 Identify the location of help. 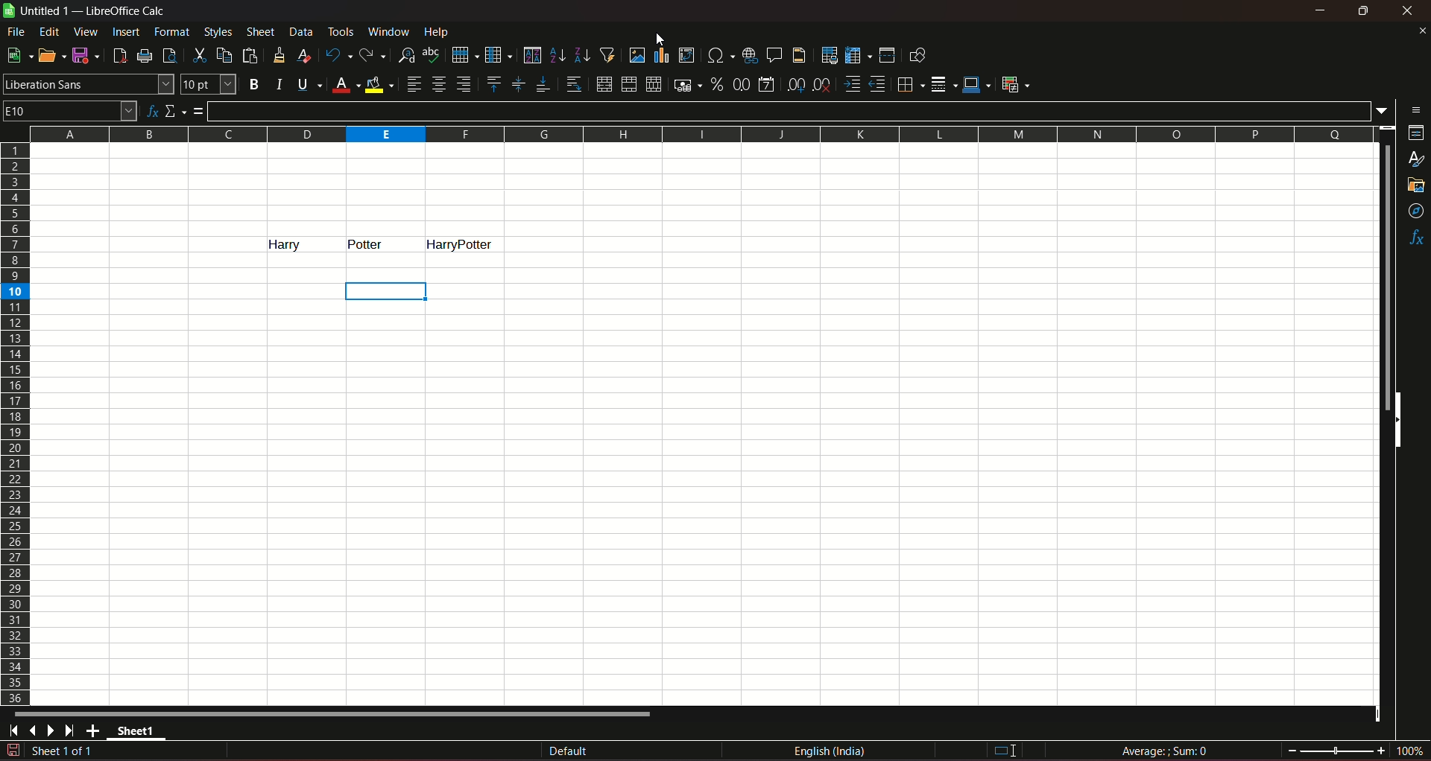
(440, 31).